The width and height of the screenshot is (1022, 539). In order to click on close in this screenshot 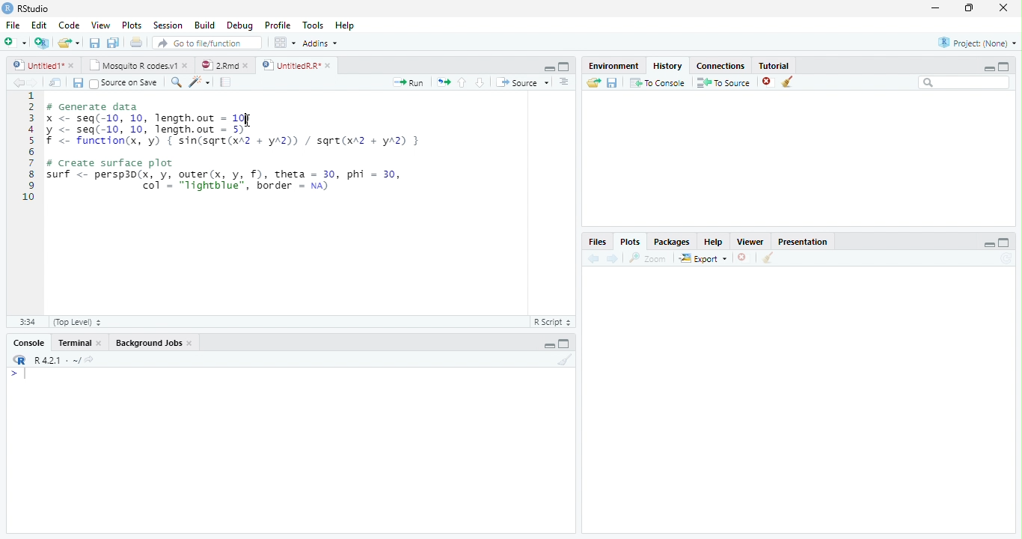, I will do `click(328, 65)`.